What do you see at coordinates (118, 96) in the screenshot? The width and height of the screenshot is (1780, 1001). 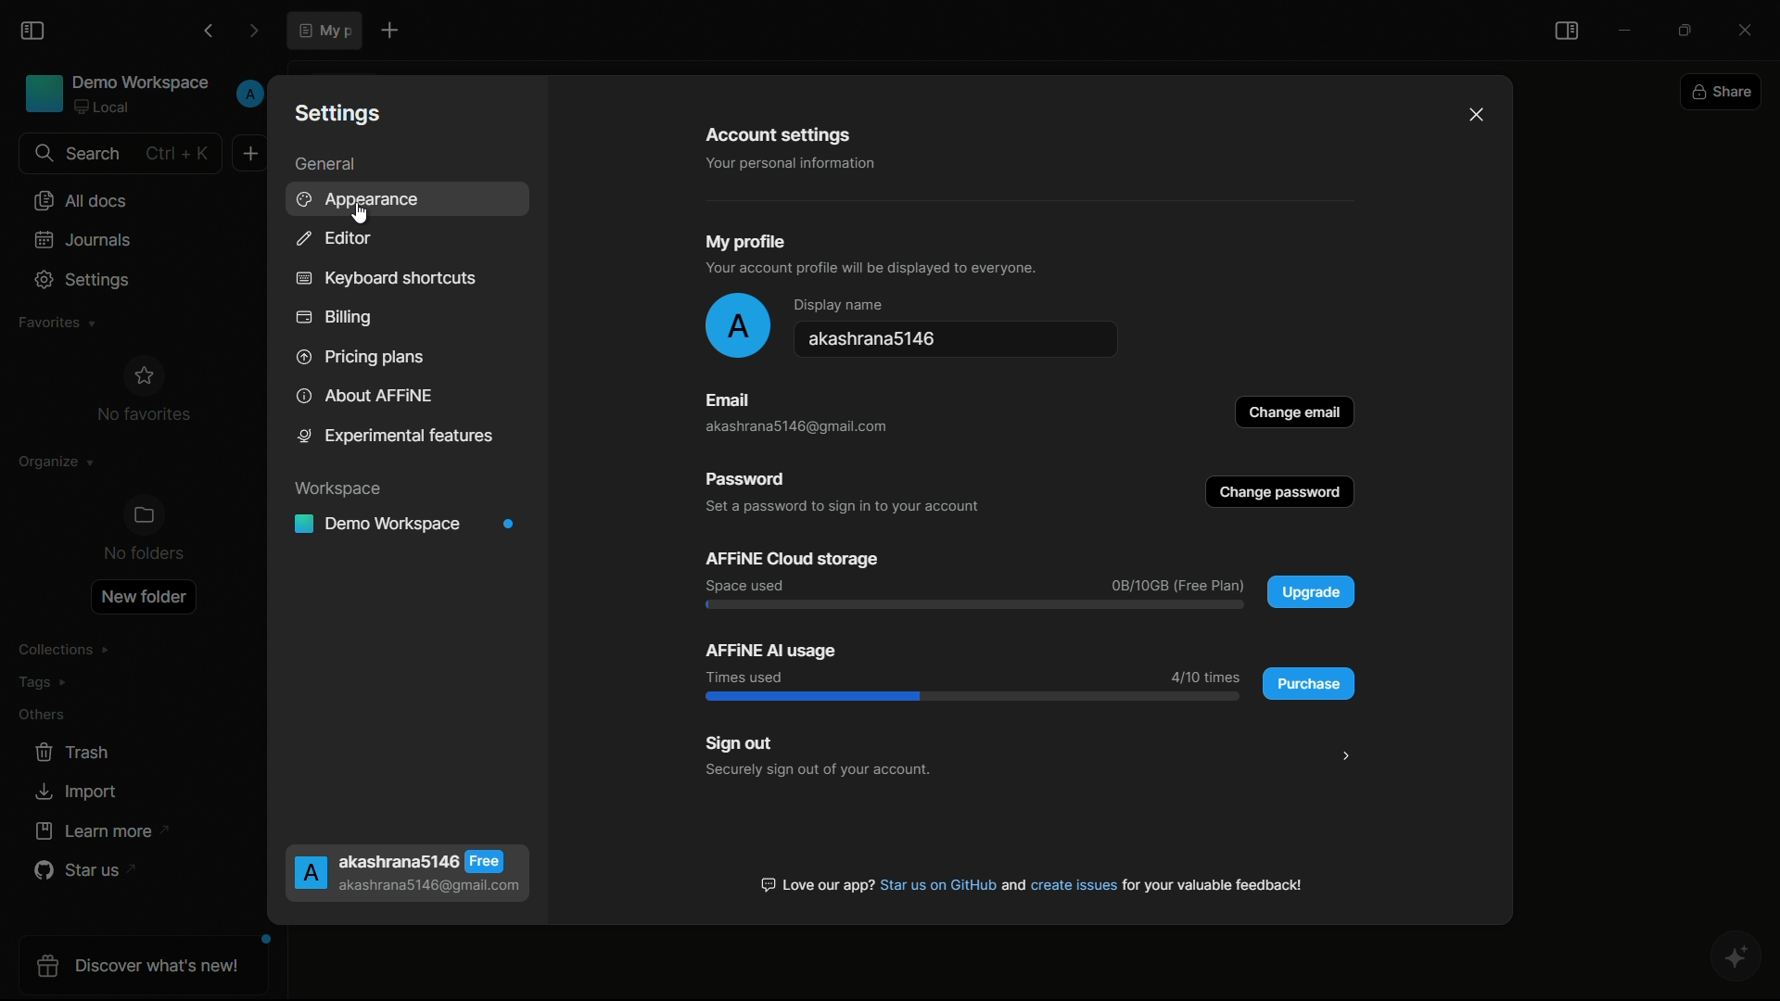 I see `demo workspace` at bounding box center [118, 96].